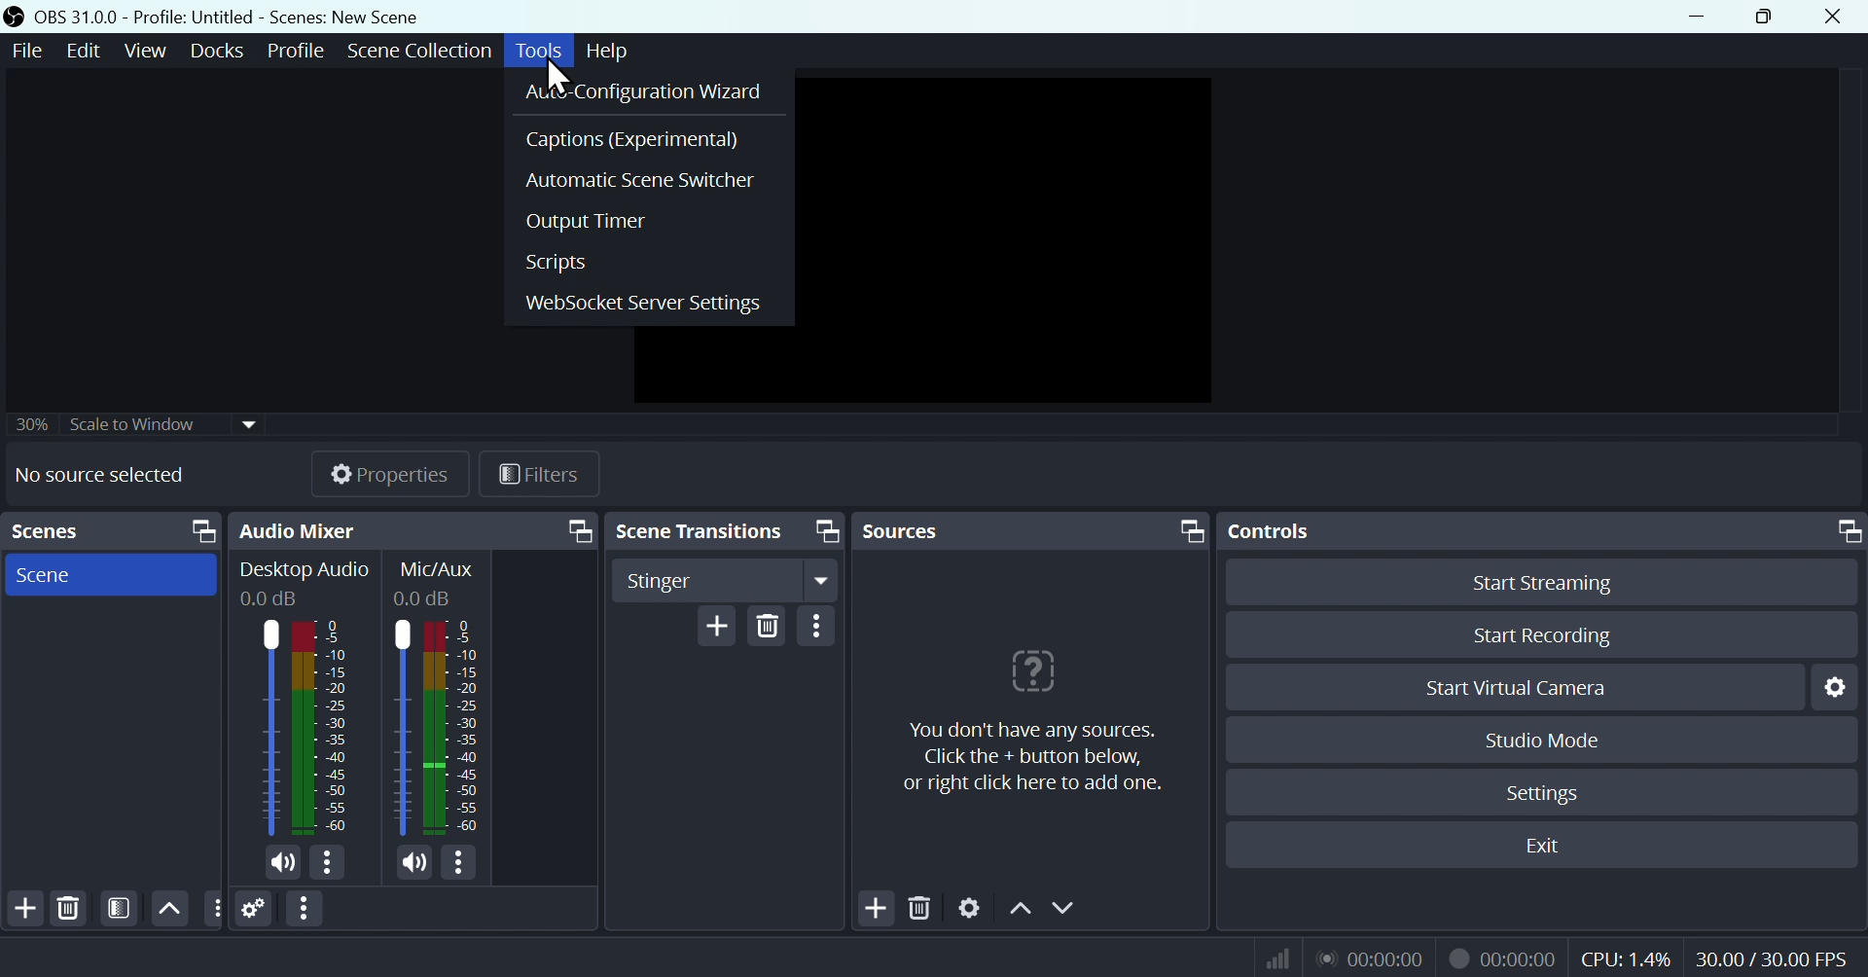  Describe the element at coordinates (577, 529) in the screenshot. I see `screen resize` at that location.